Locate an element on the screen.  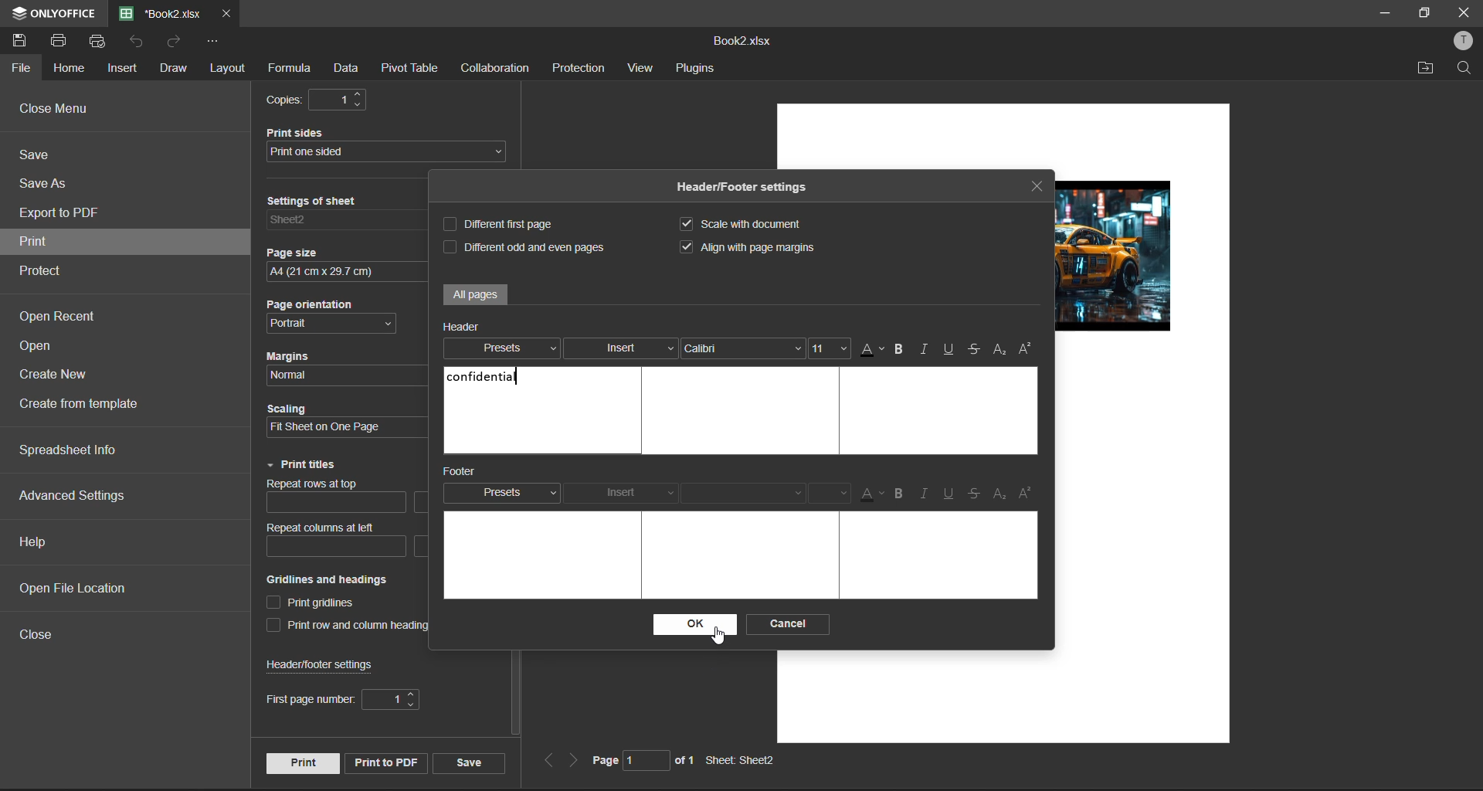
profile is located at coordinates (1460, 42).